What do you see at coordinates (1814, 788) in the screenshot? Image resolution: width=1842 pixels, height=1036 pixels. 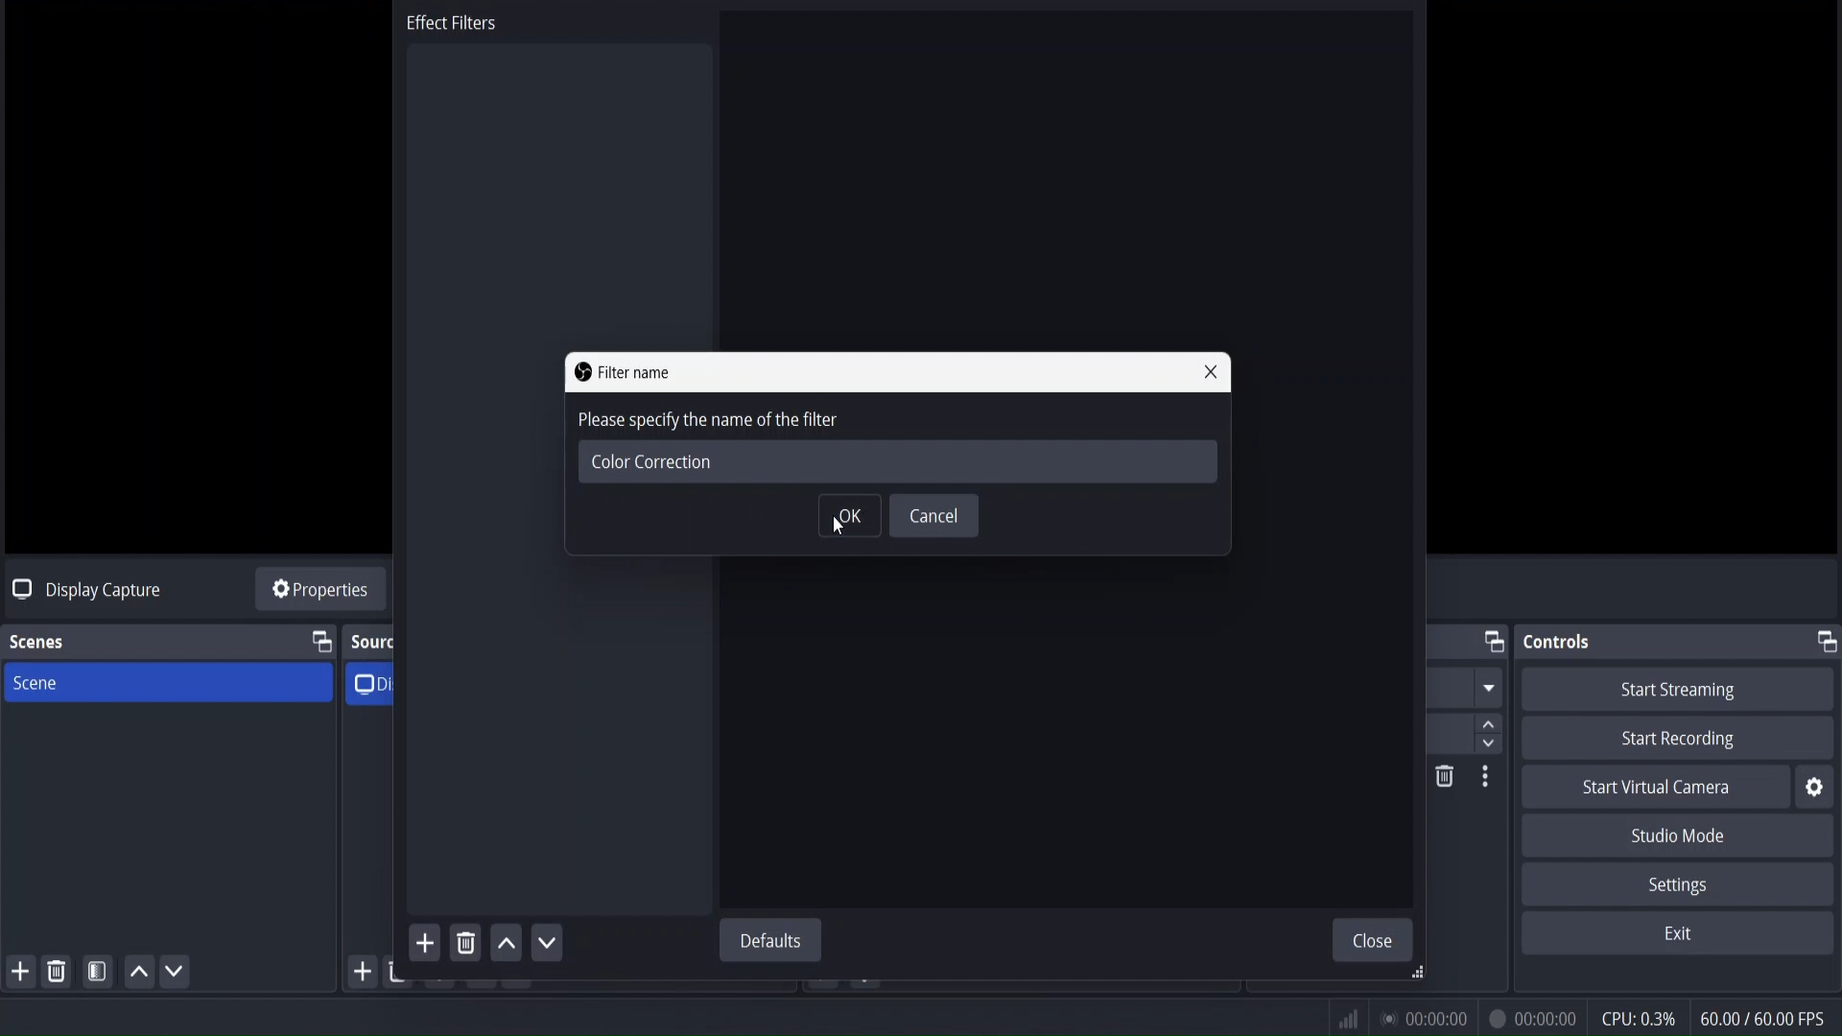 I see `settings` at bounding box center [1814, 788].